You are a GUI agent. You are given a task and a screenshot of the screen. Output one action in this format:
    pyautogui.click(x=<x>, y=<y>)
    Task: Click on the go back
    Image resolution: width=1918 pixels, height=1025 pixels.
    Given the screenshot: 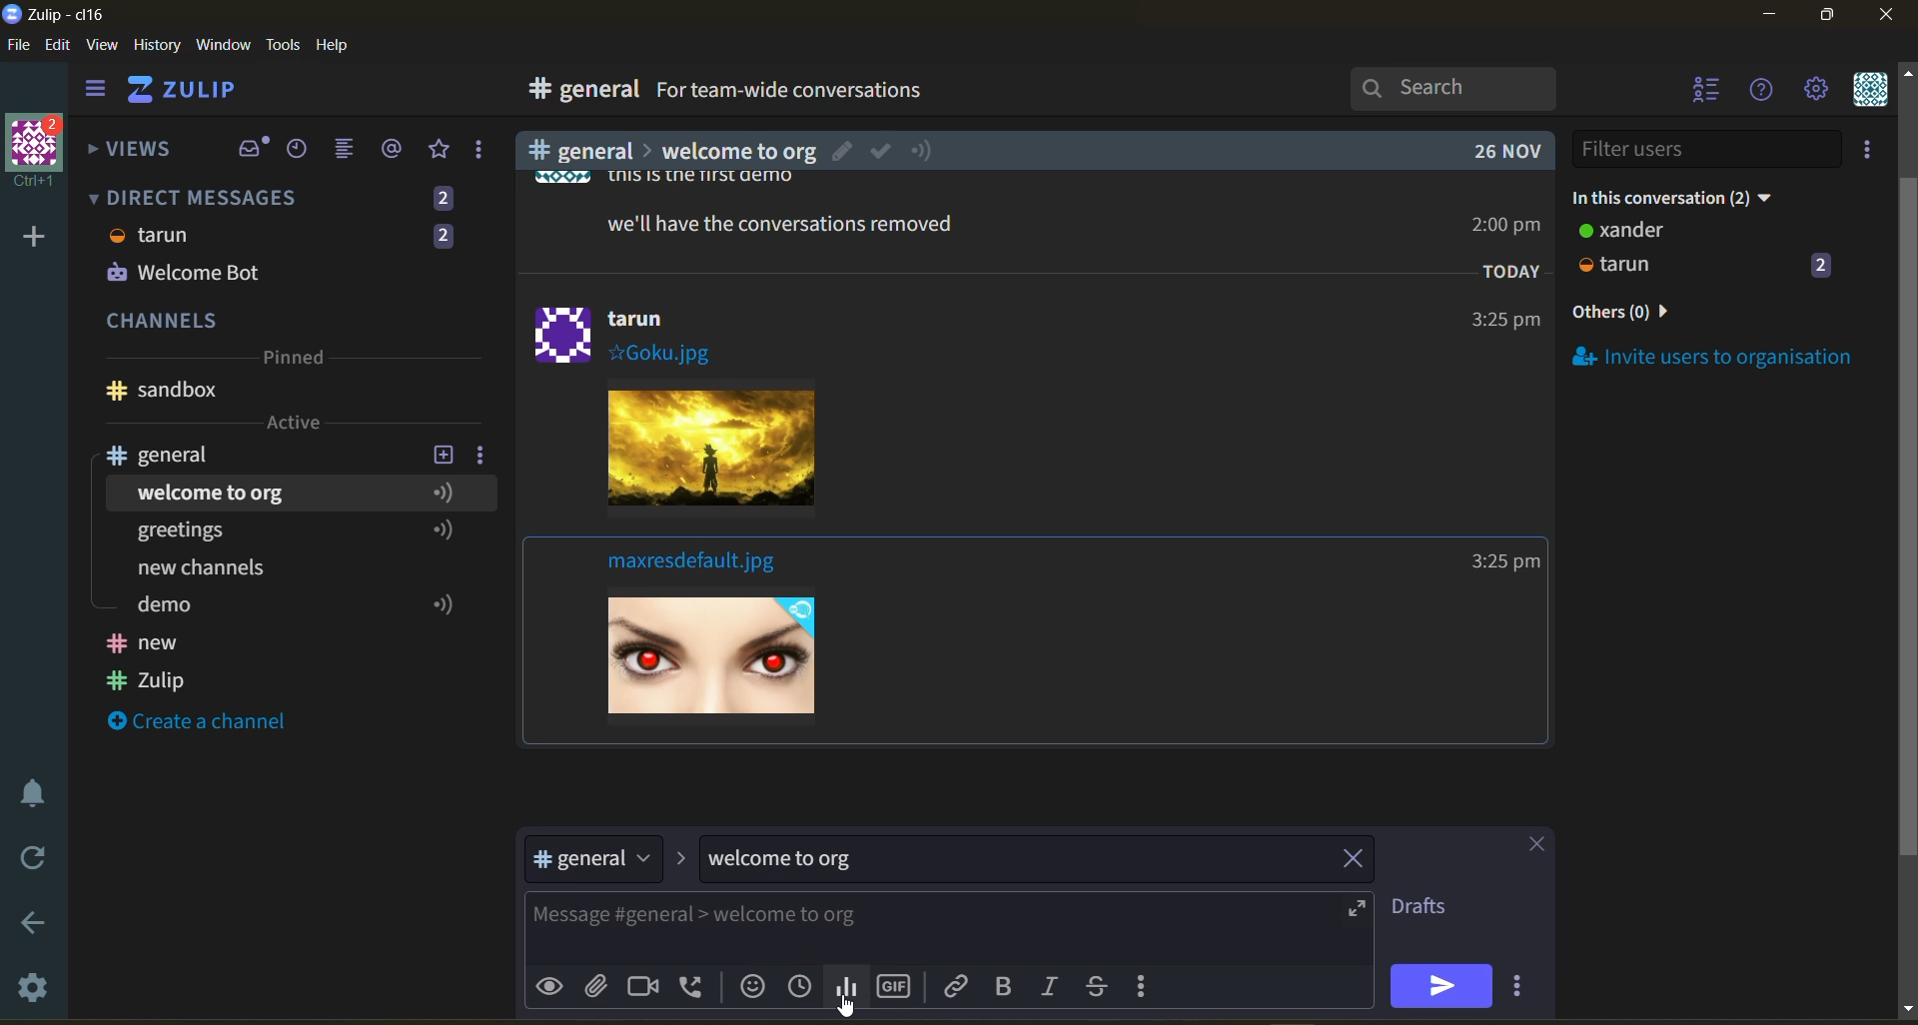 What is the action you would take?
    pyautogui.click(x=31, y=924)
    